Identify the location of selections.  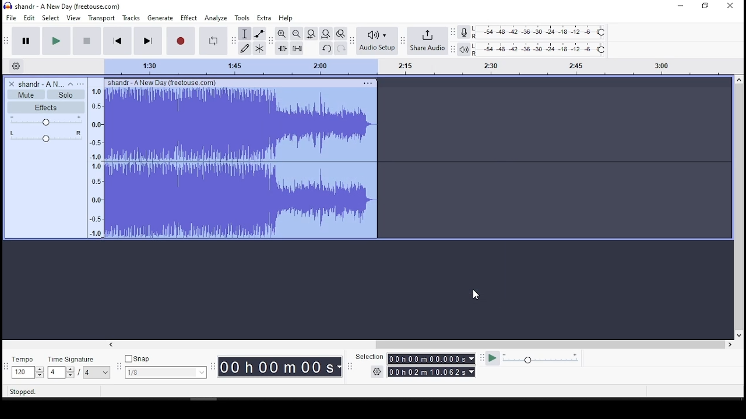
(417, 365).